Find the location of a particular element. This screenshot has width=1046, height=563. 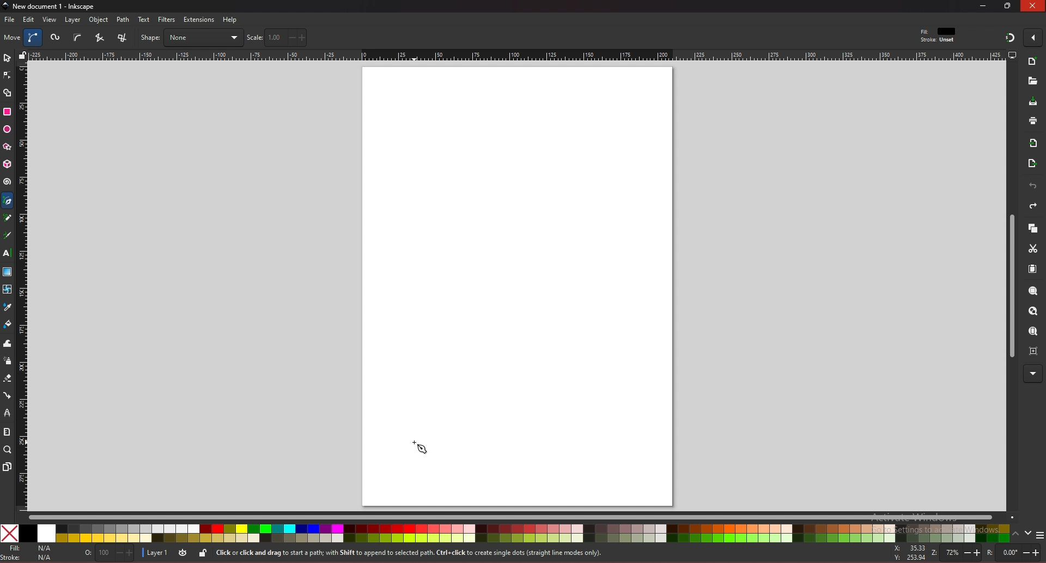

object is located at coordinates (100, 20).